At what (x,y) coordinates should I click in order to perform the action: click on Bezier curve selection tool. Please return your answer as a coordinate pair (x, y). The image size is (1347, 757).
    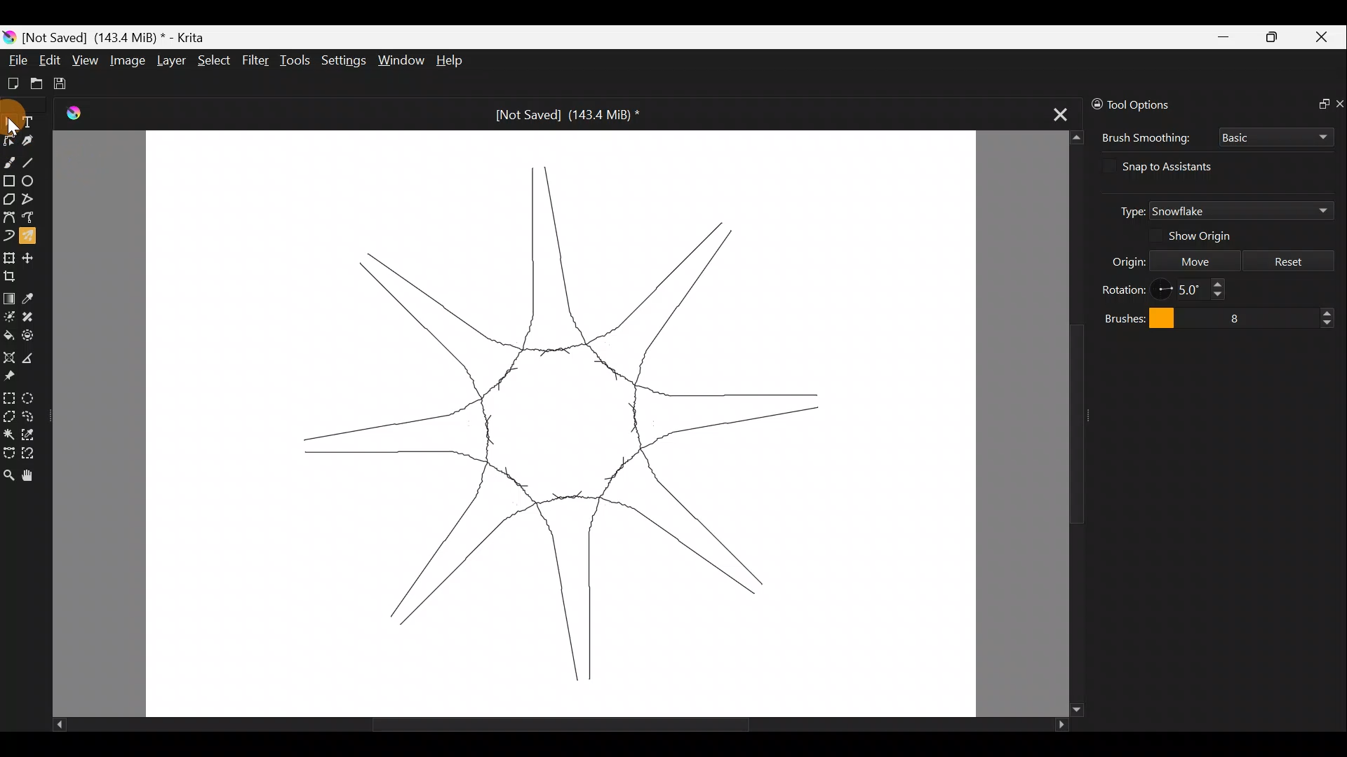
    Looking at the image, I should click on (8, 453).